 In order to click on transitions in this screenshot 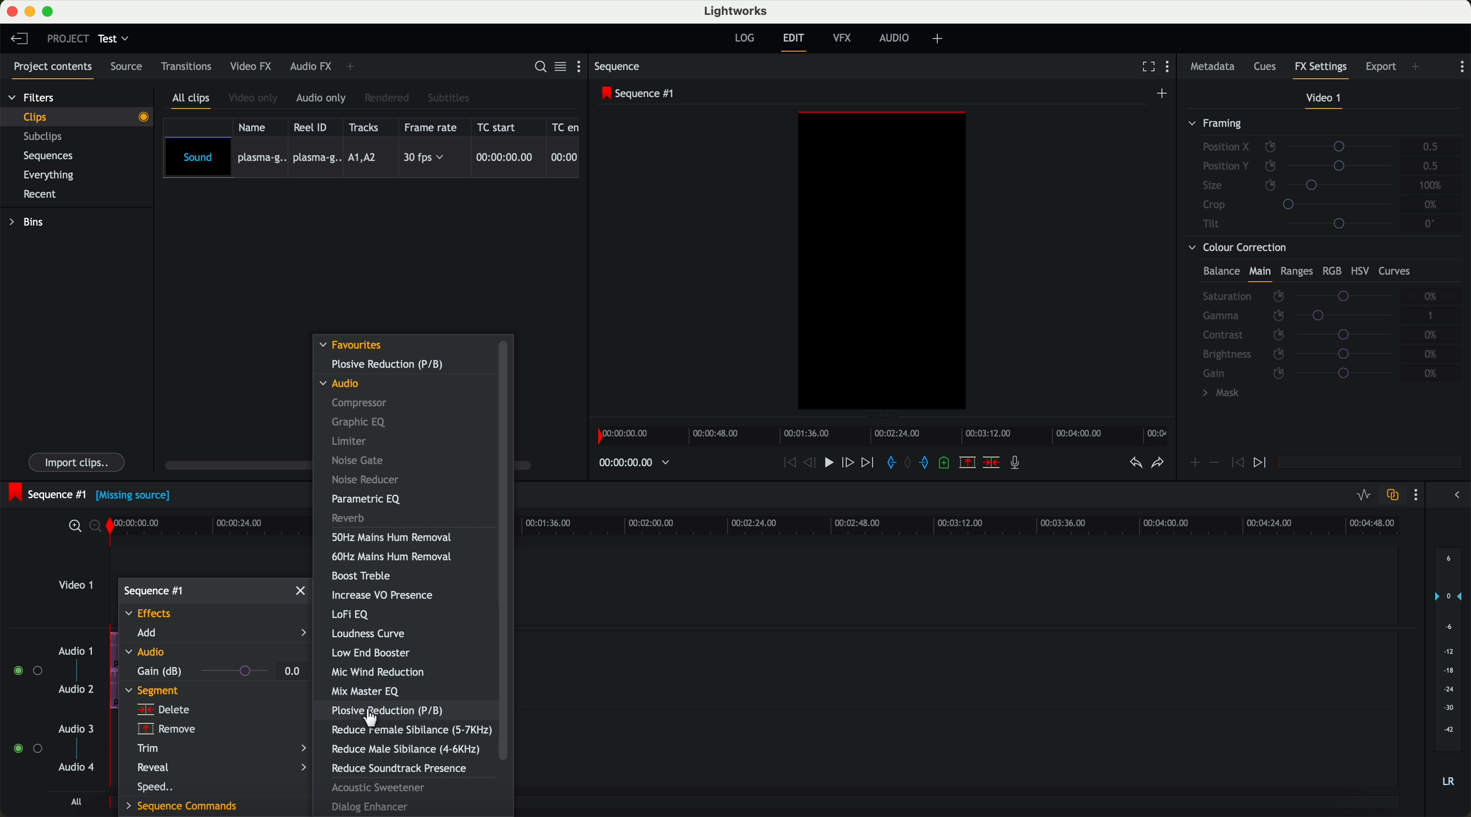, I will do `click(187, 68)`.